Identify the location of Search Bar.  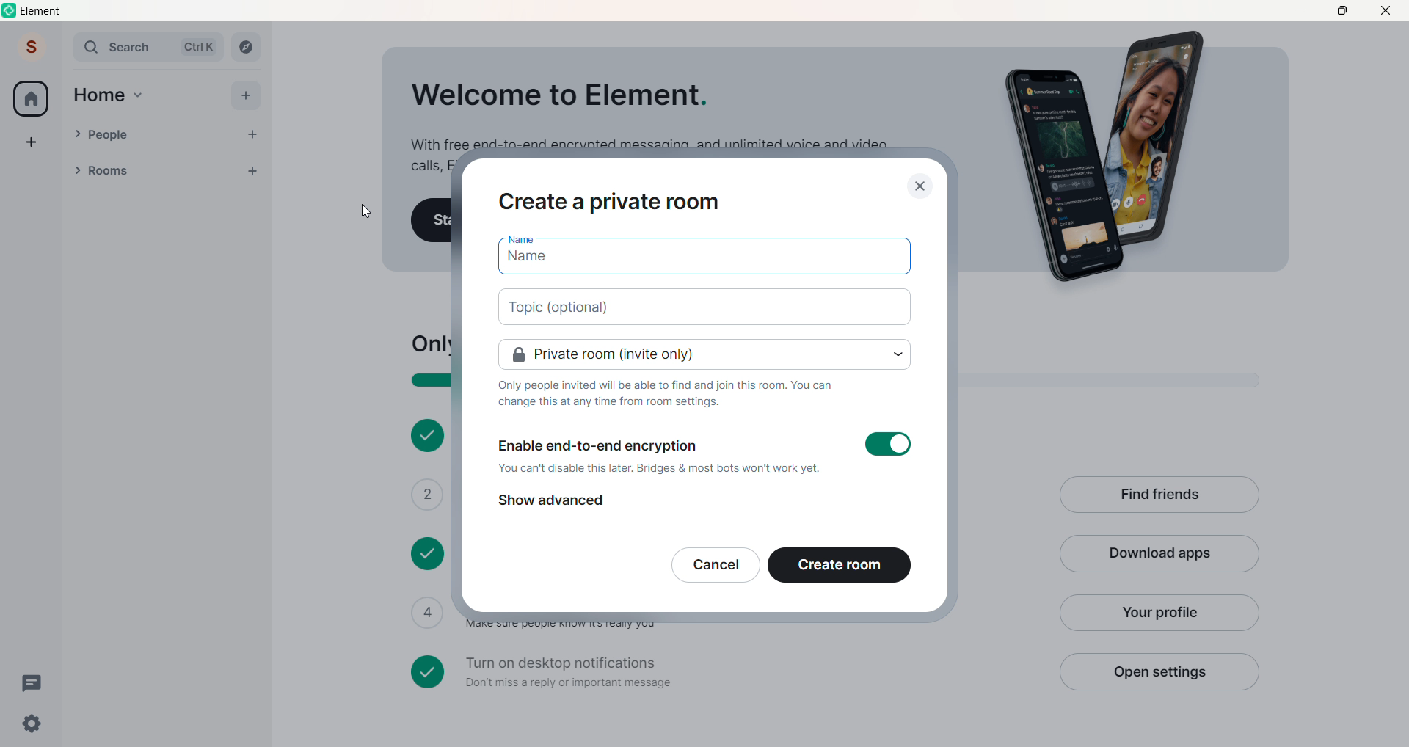
(122, 47).